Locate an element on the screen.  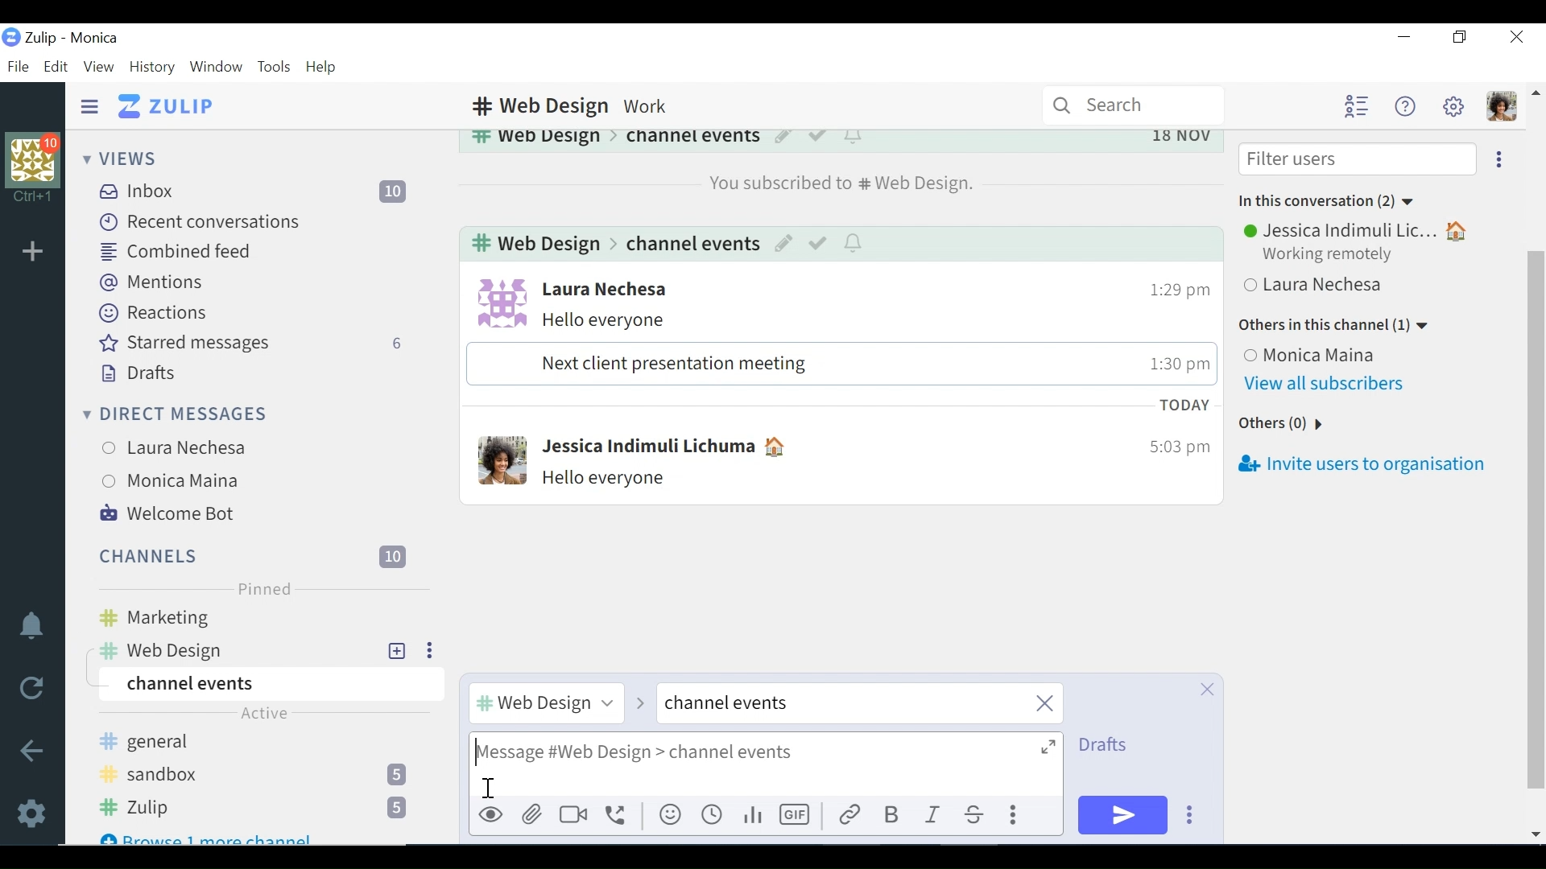
Today is located at coordinates (1182, 405).